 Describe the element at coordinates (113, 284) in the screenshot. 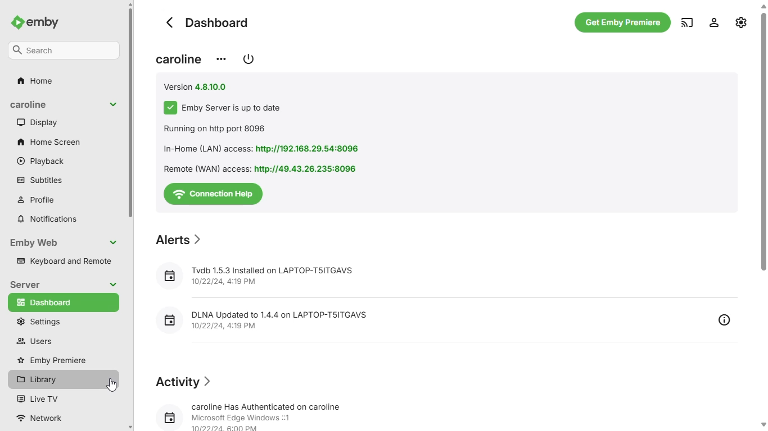

I see `toggle collapse` at that location.